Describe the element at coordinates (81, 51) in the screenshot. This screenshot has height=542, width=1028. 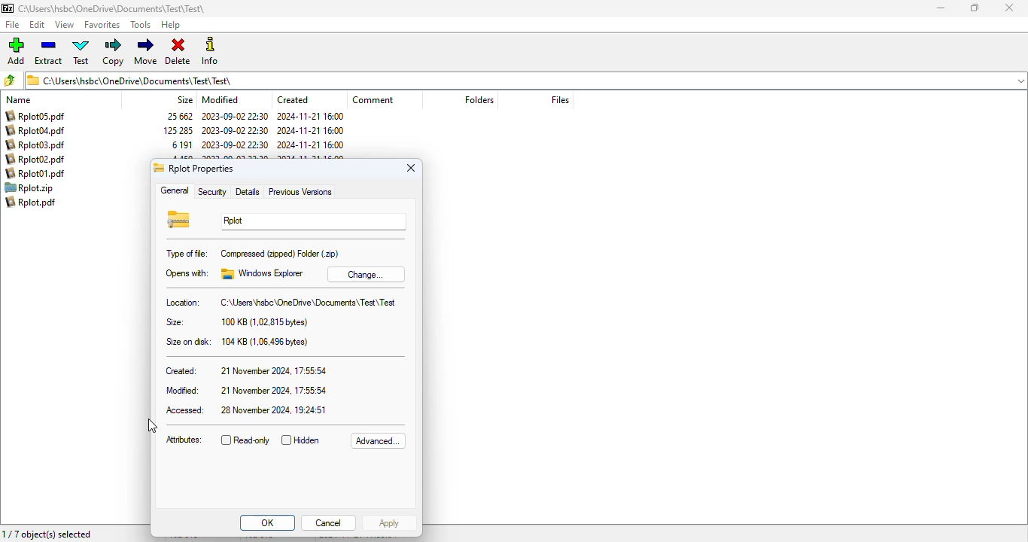
I see `test` at that location.